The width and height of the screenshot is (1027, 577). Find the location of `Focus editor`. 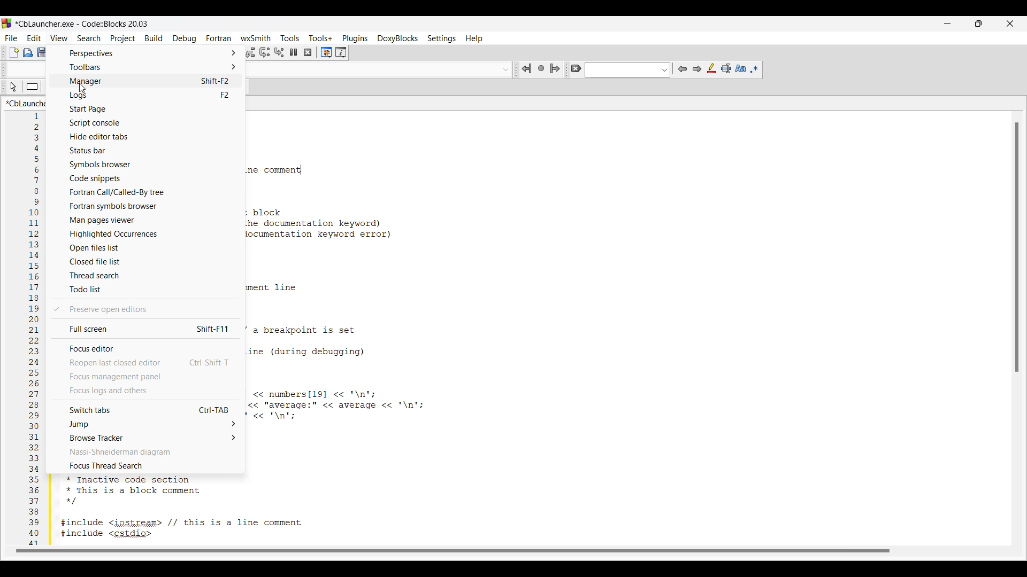

Focus editor is located at coordinates (145, 348).